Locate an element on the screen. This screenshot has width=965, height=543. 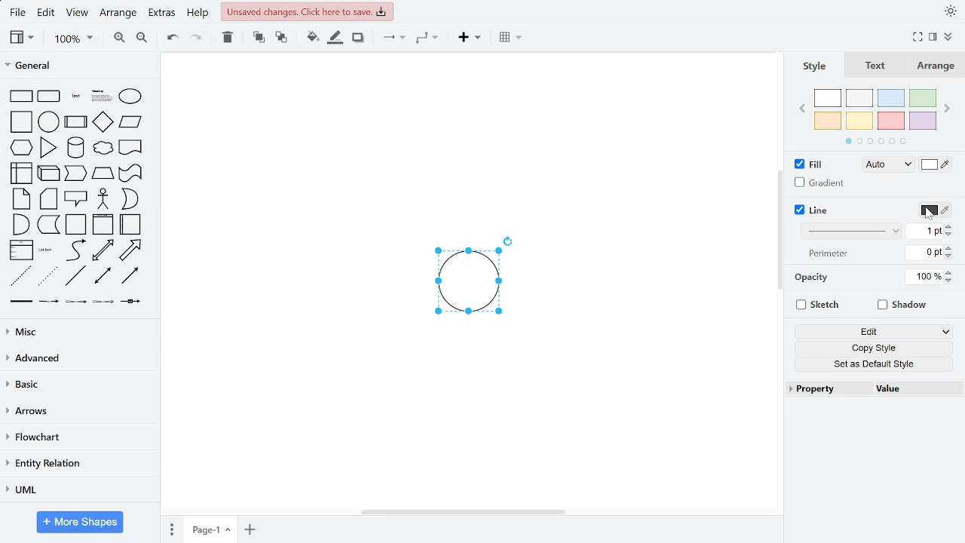
cursor is located at coordinates (930, 215).